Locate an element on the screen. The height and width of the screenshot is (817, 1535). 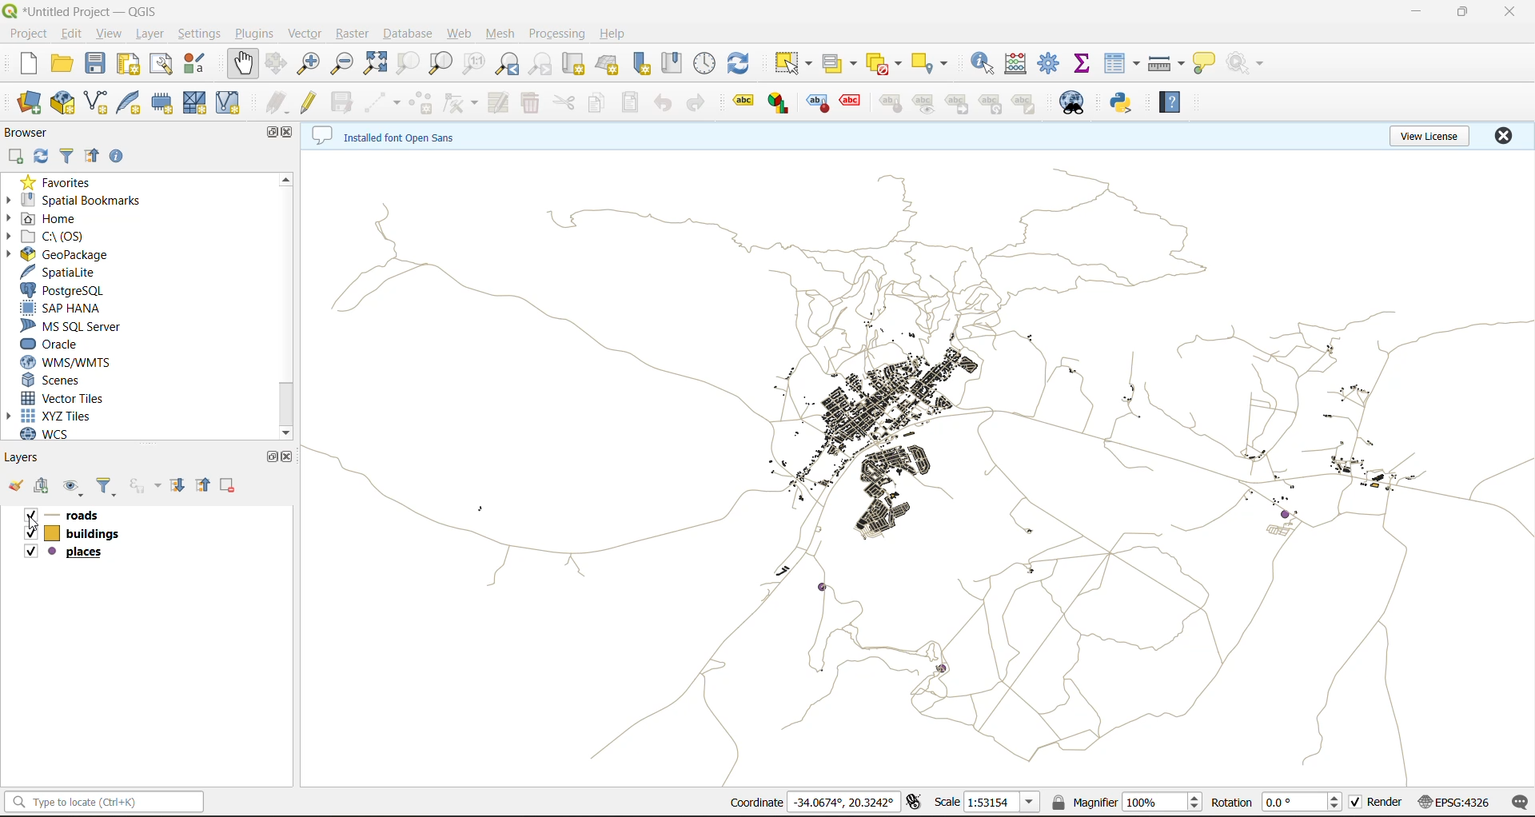
mesh is located at coordinates (501, 33).